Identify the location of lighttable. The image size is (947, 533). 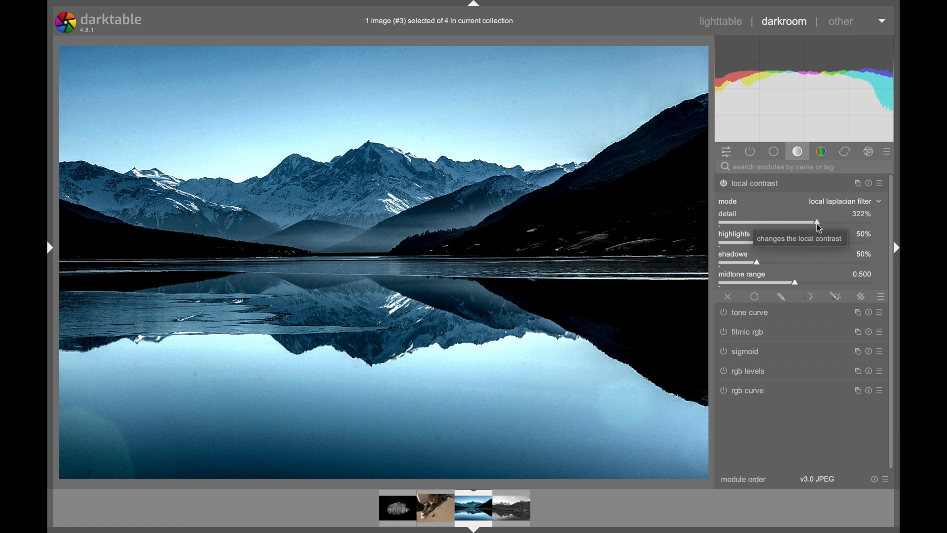
(721, 21).